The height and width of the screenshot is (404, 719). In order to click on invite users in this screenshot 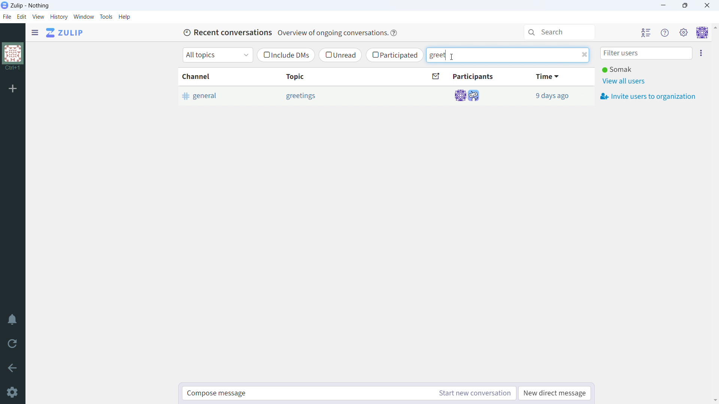, I will do `click(648, 97)`.